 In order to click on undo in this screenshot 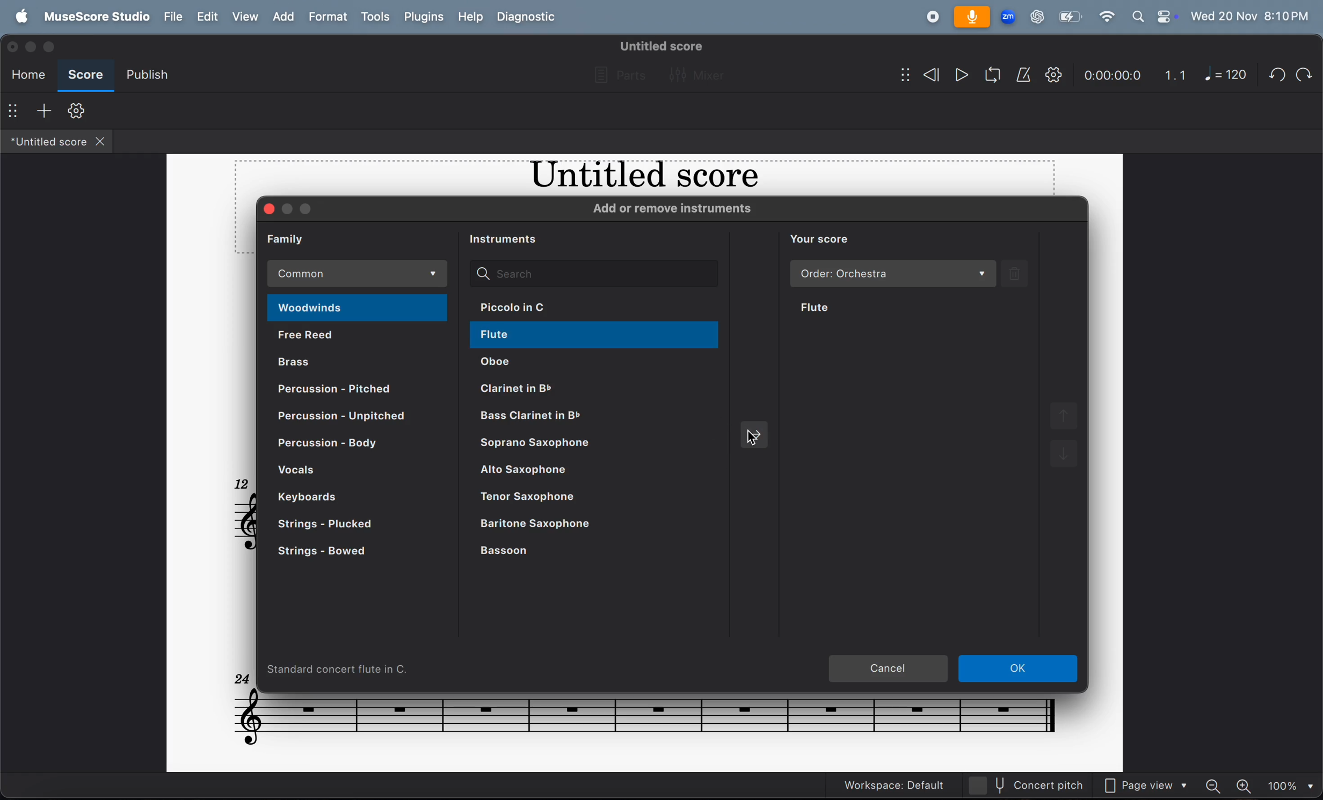, I will do `click(1275, 75)`.